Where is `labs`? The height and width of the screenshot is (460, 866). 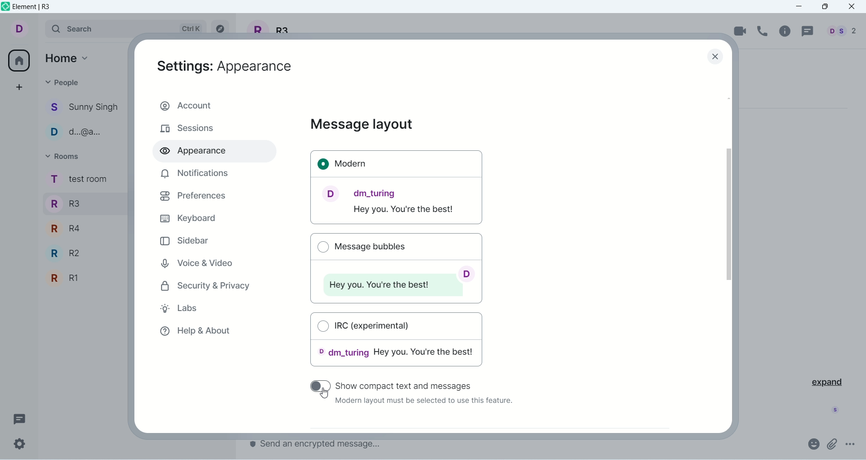
labs is located at coordinates (184, 310).